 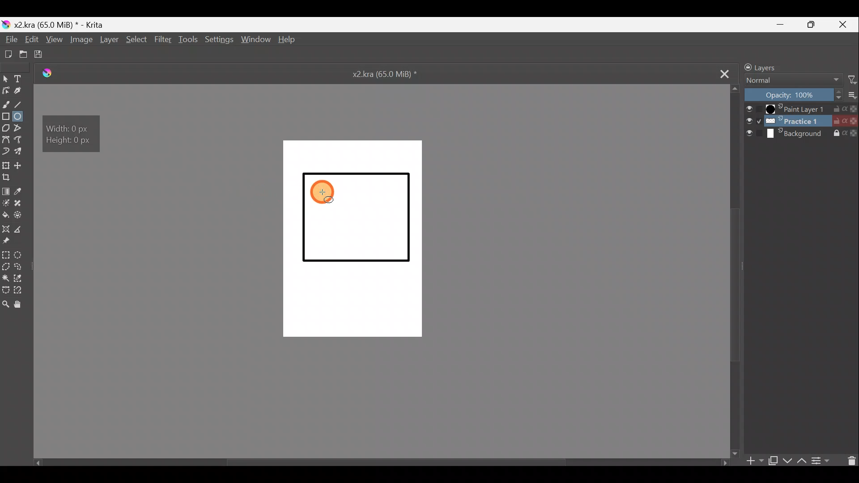 What do you see at coordinates (6, 91) in the screenshot?
I see `Edit shapes tool` at bounding box center [6, 91].